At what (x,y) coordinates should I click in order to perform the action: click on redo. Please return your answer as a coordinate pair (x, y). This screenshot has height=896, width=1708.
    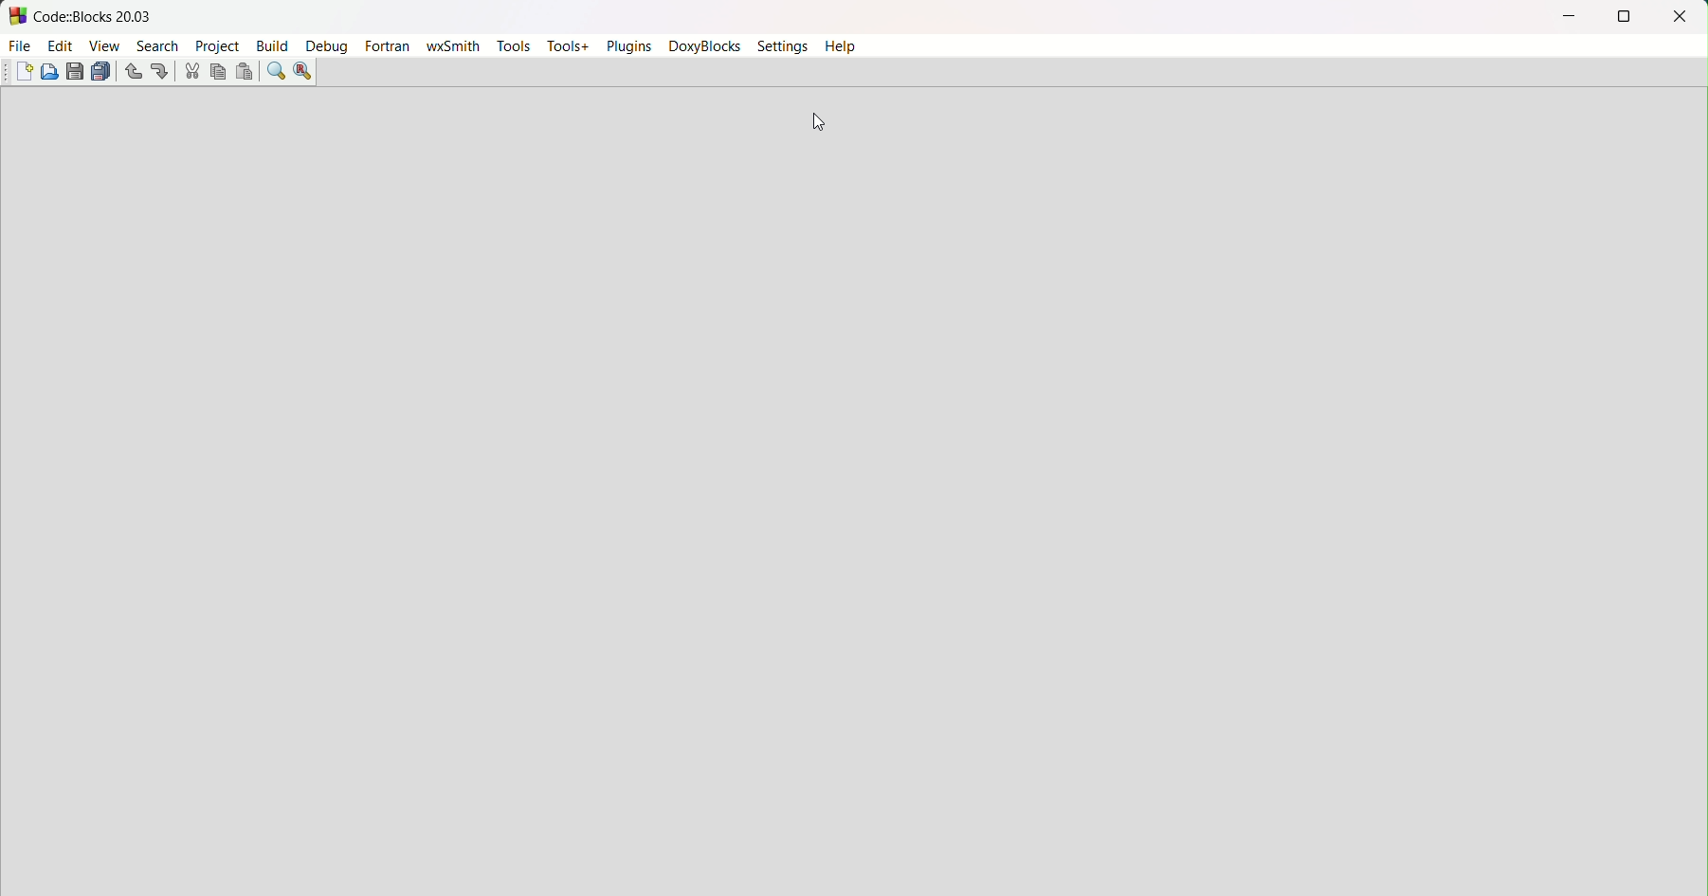
    Looking at the image, I should click on (159, 70).